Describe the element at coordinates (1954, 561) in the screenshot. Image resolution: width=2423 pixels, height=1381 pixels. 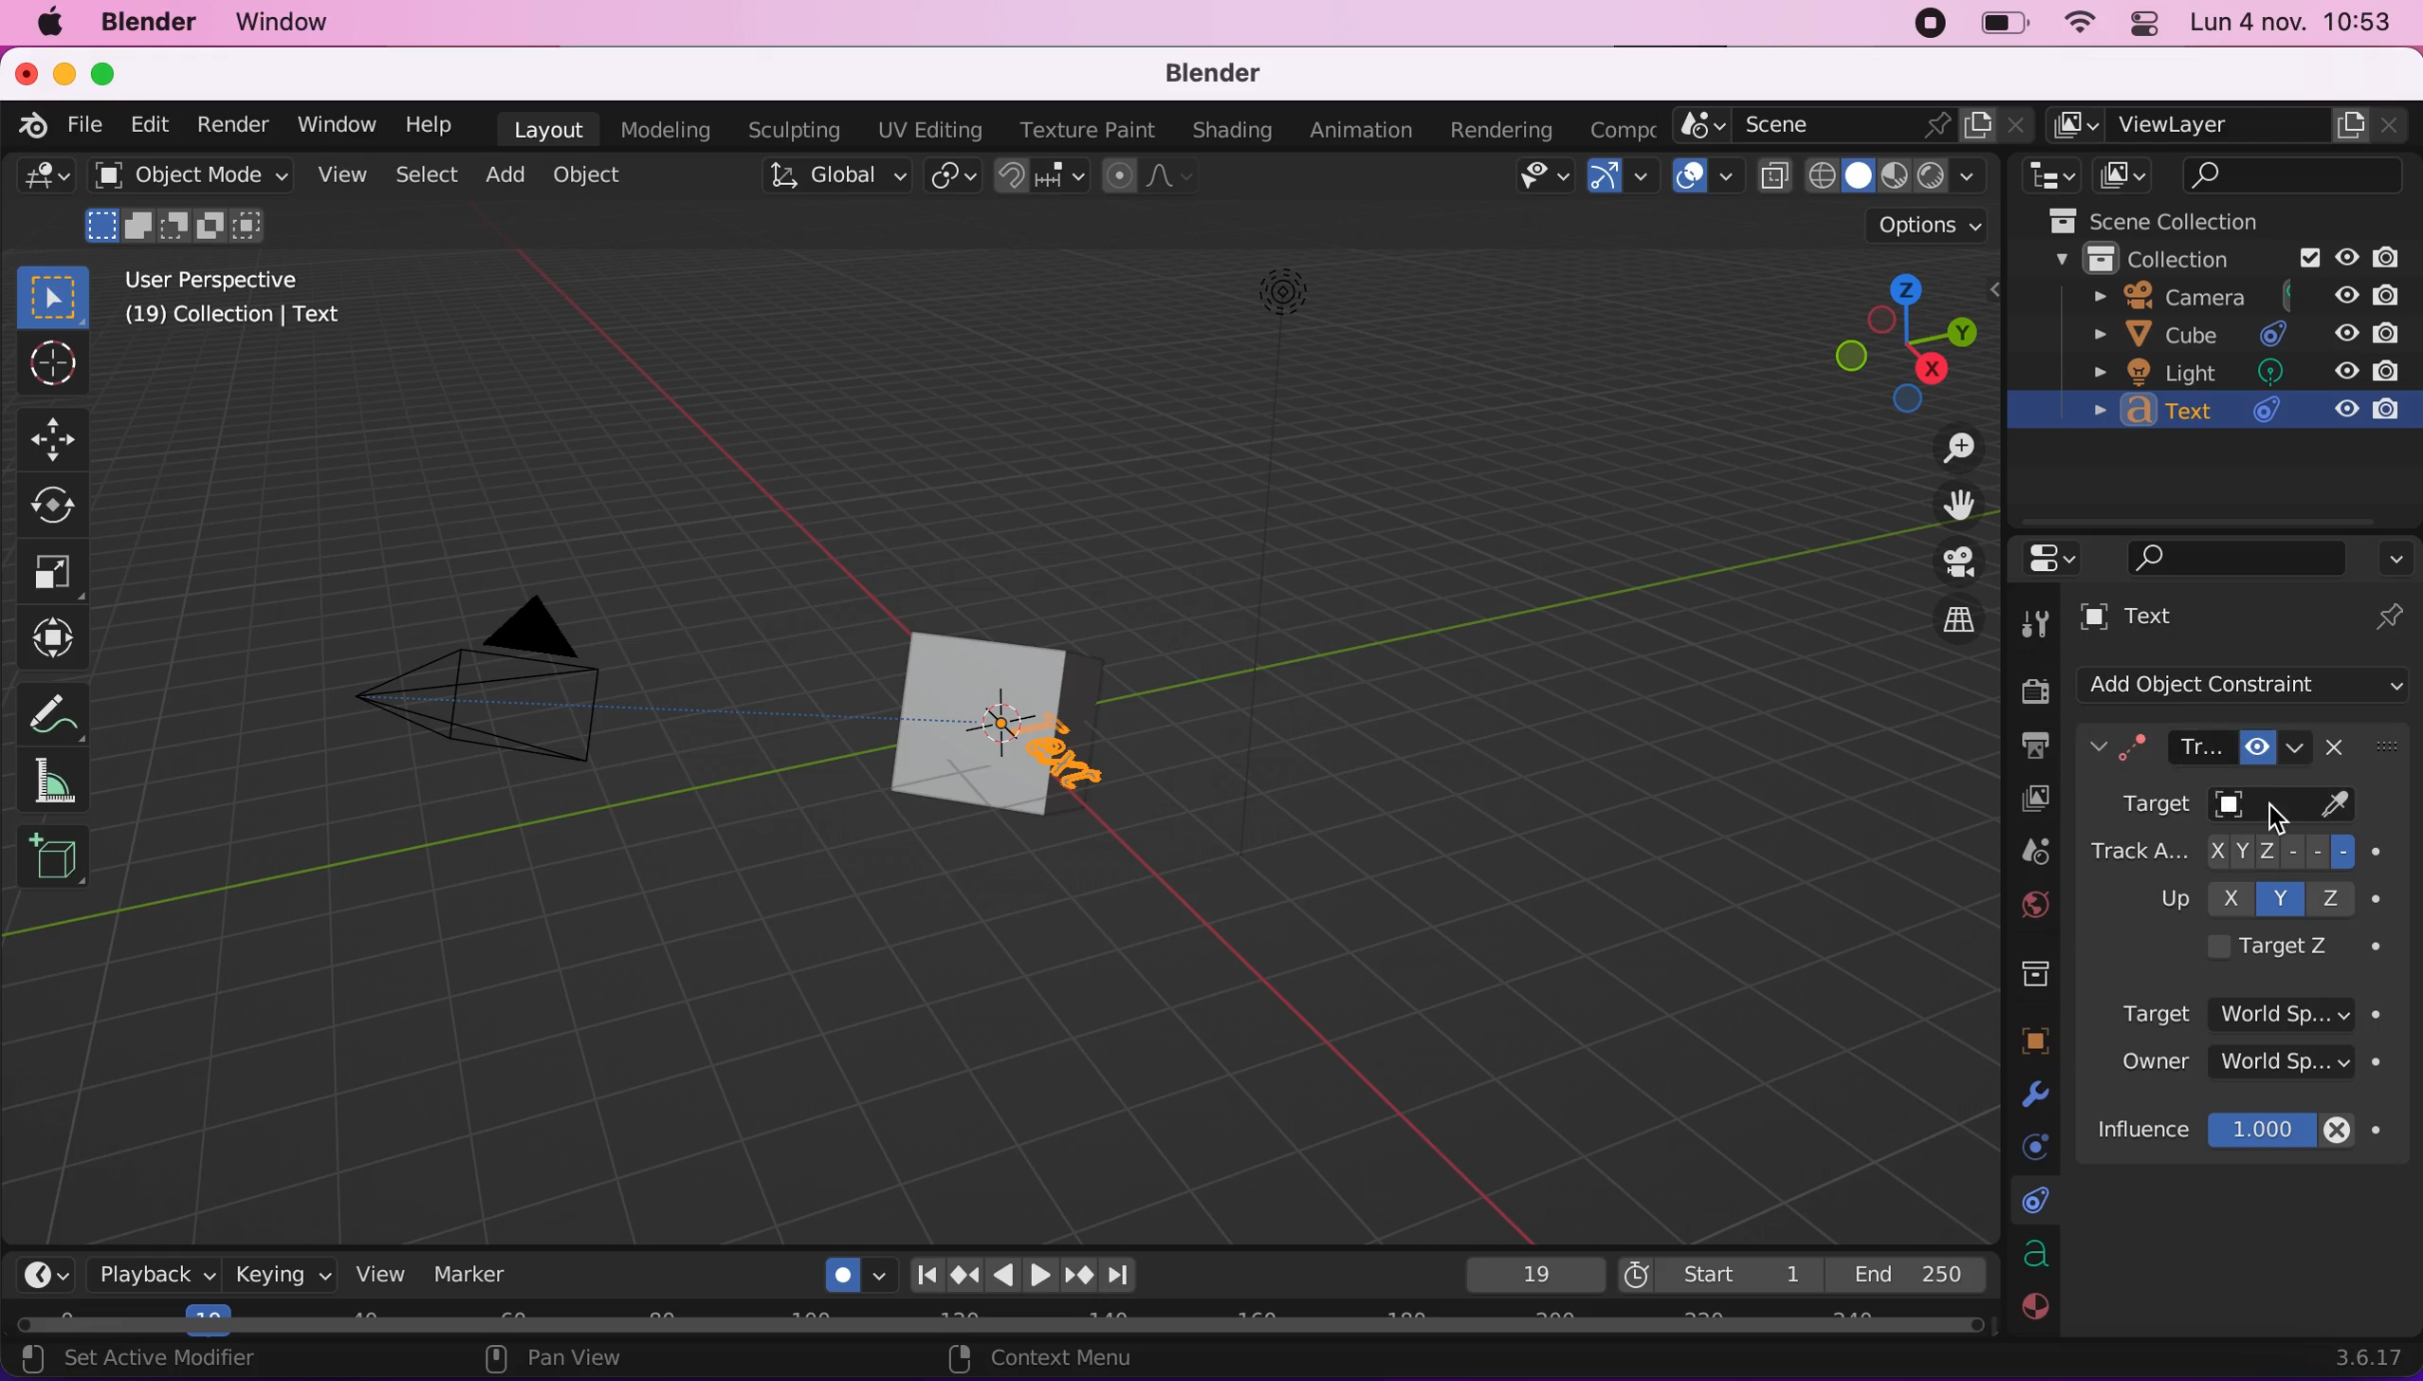
I see `toggle the camera view` at that location.